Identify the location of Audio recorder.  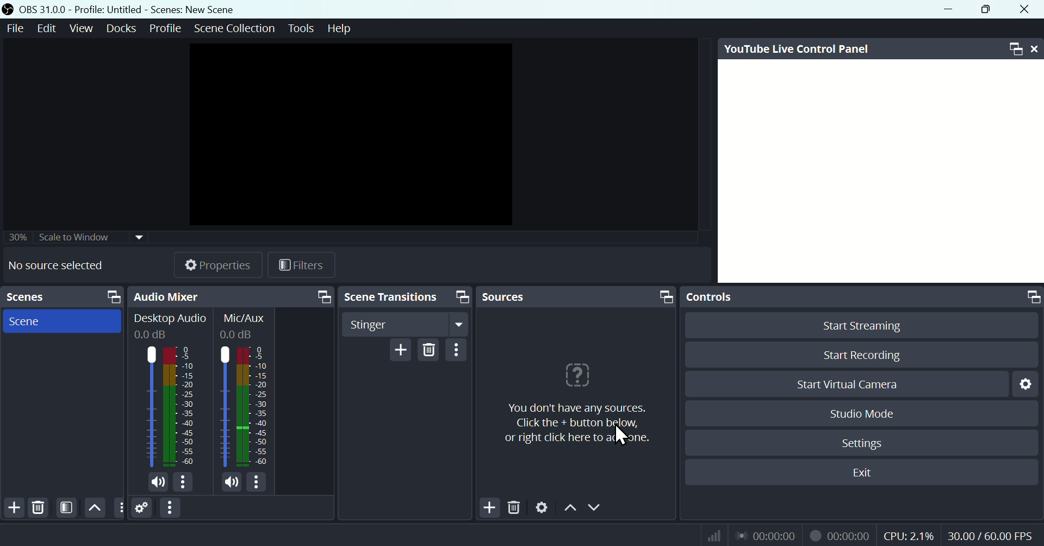
(765, 535).